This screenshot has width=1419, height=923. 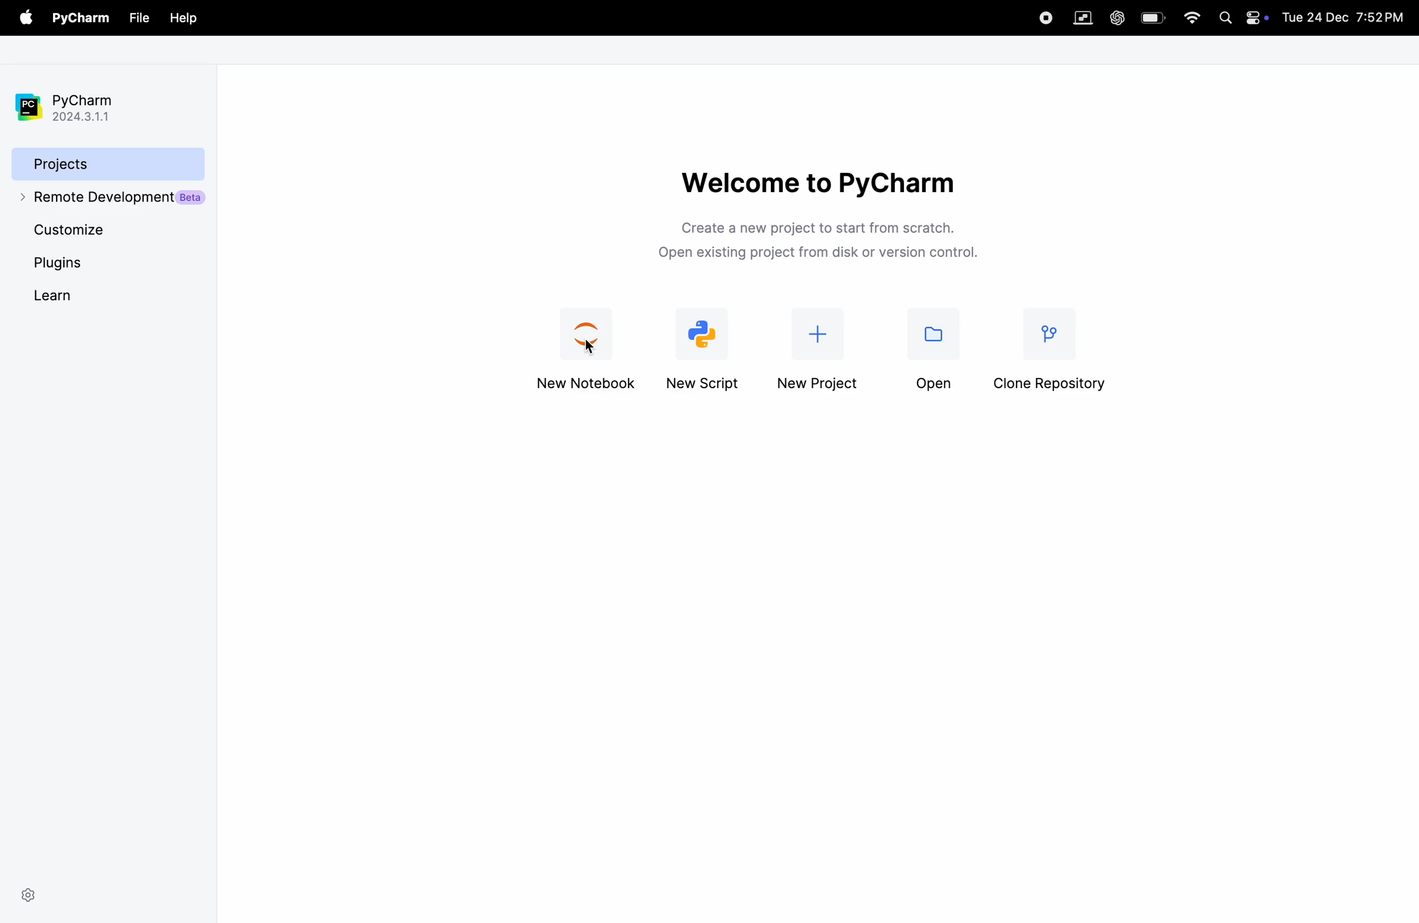 What do you see at coordinates (587, 345) in the screenshot?
I see `new jupyter notebook` at bounding box center [587, 345].